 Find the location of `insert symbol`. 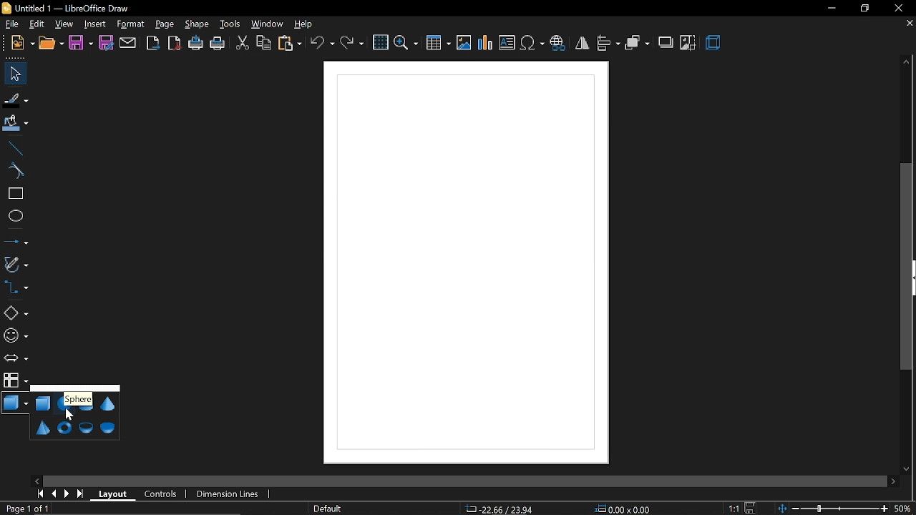

insert symbol is located at coordinates (532, 43).